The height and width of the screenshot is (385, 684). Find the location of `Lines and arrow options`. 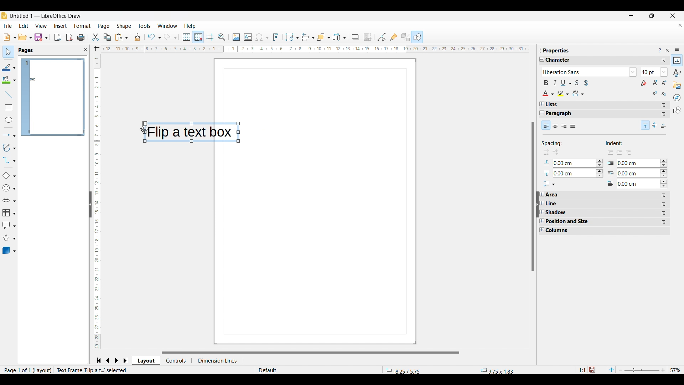

Lines and arrow options is located at coordinates (9, 135).